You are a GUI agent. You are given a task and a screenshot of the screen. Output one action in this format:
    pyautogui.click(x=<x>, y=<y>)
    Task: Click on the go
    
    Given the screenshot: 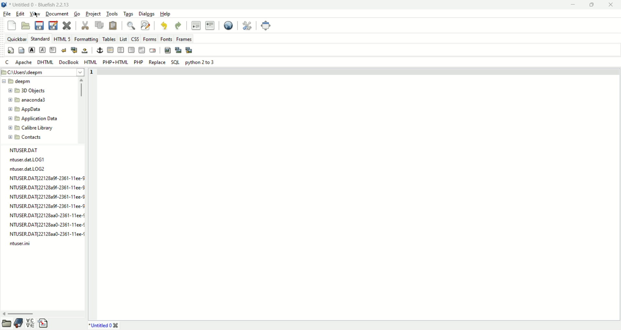 What is the action you would take?
    pyautogui.click(x=78, y=14)
    